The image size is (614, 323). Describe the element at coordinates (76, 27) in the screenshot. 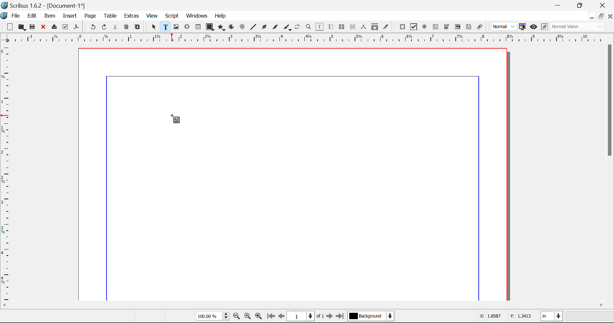

I see `Save as Pdf` at that location.